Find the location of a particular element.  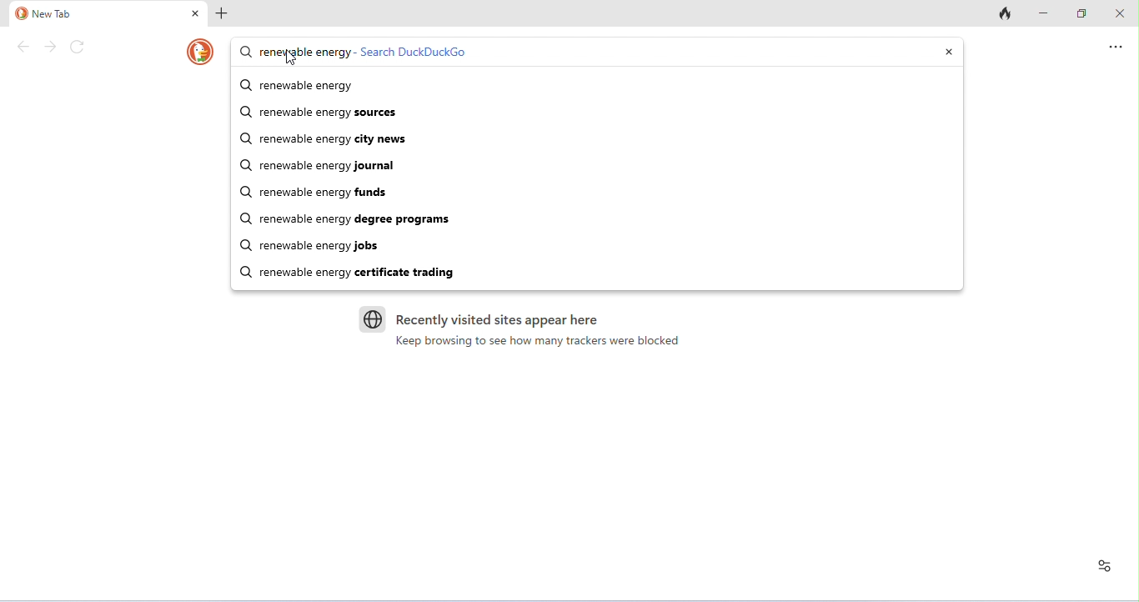

favorite and recent activity is located at coordinates (1105, 566).